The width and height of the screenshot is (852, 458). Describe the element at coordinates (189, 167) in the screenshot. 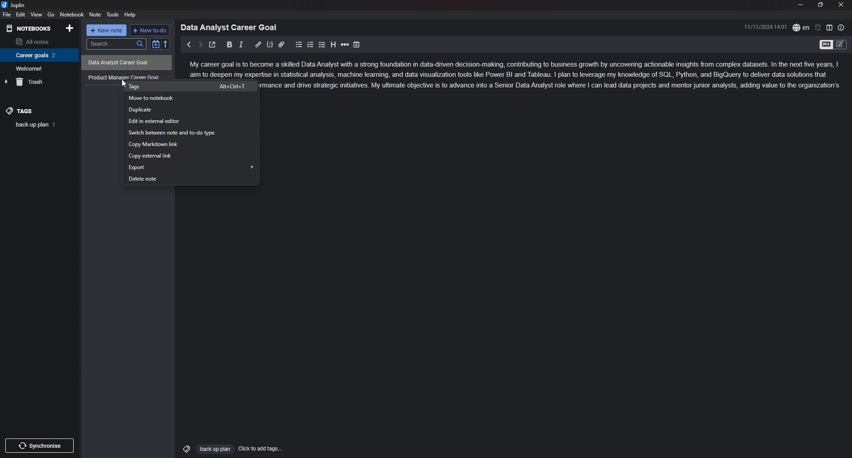

I see `export` at that location.